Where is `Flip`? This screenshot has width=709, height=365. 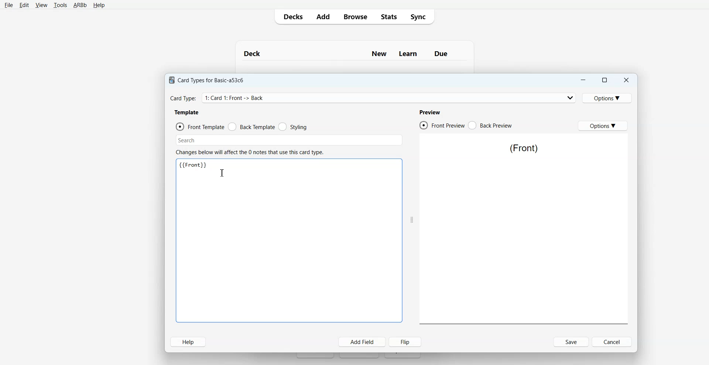
Flip is located at coordinates (407, 341).